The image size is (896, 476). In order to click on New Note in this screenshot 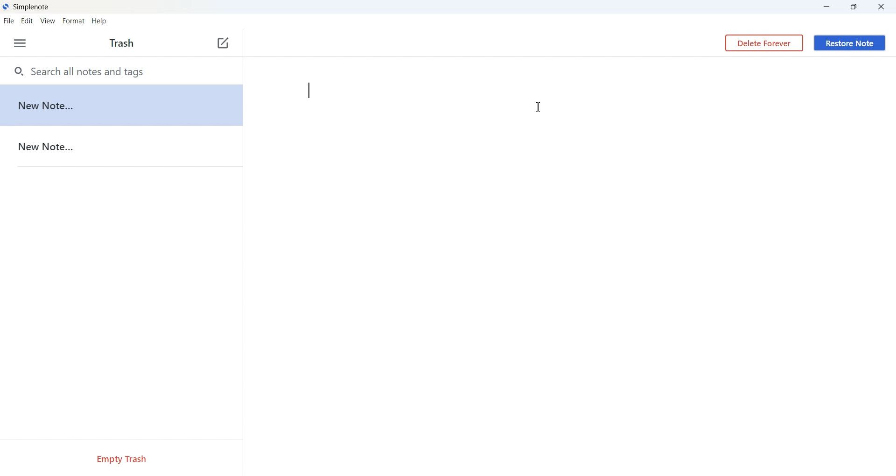, I will do `click(121, 147)`.